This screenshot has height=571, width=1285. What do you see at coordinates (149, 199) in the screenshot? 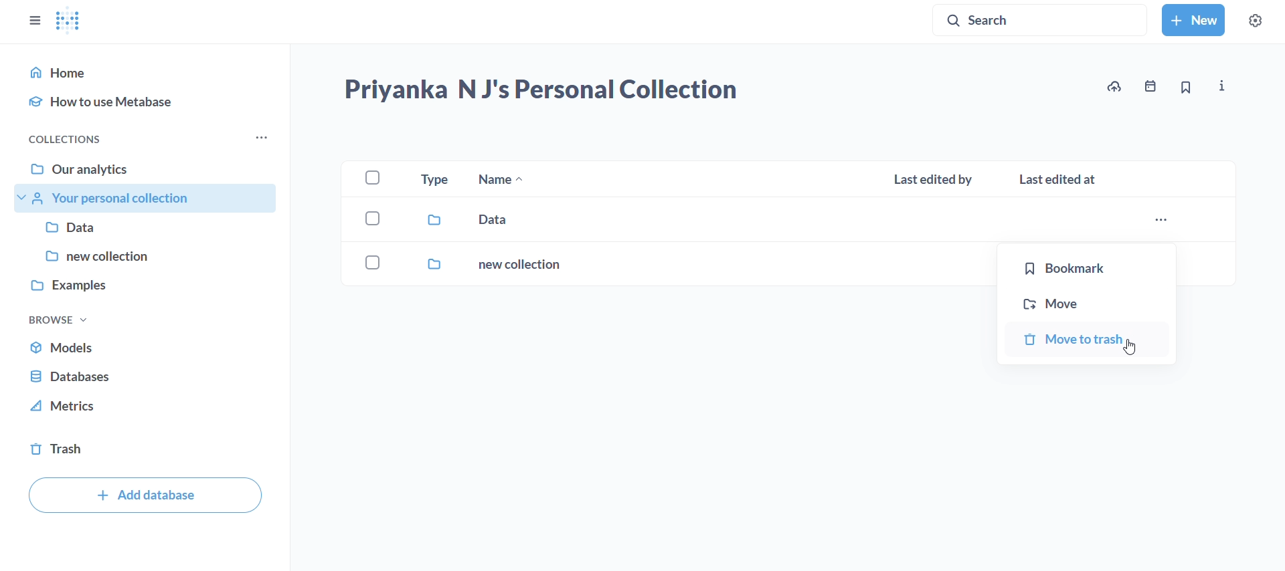
I see `your personal collections` at bounding box center [149, 199].